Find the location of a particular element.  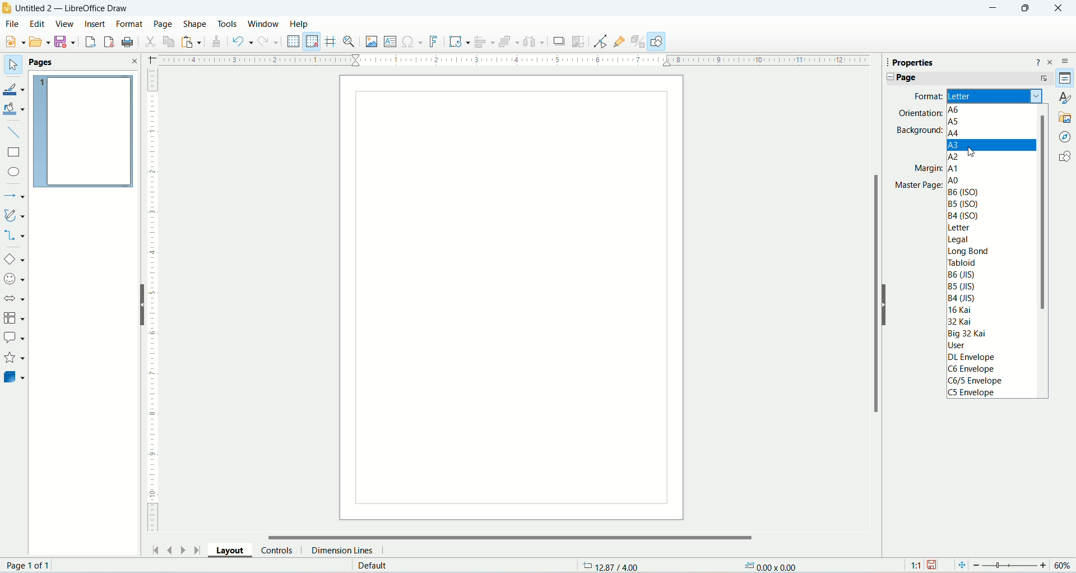

symbol shapes is located at coordinates (14, 279).